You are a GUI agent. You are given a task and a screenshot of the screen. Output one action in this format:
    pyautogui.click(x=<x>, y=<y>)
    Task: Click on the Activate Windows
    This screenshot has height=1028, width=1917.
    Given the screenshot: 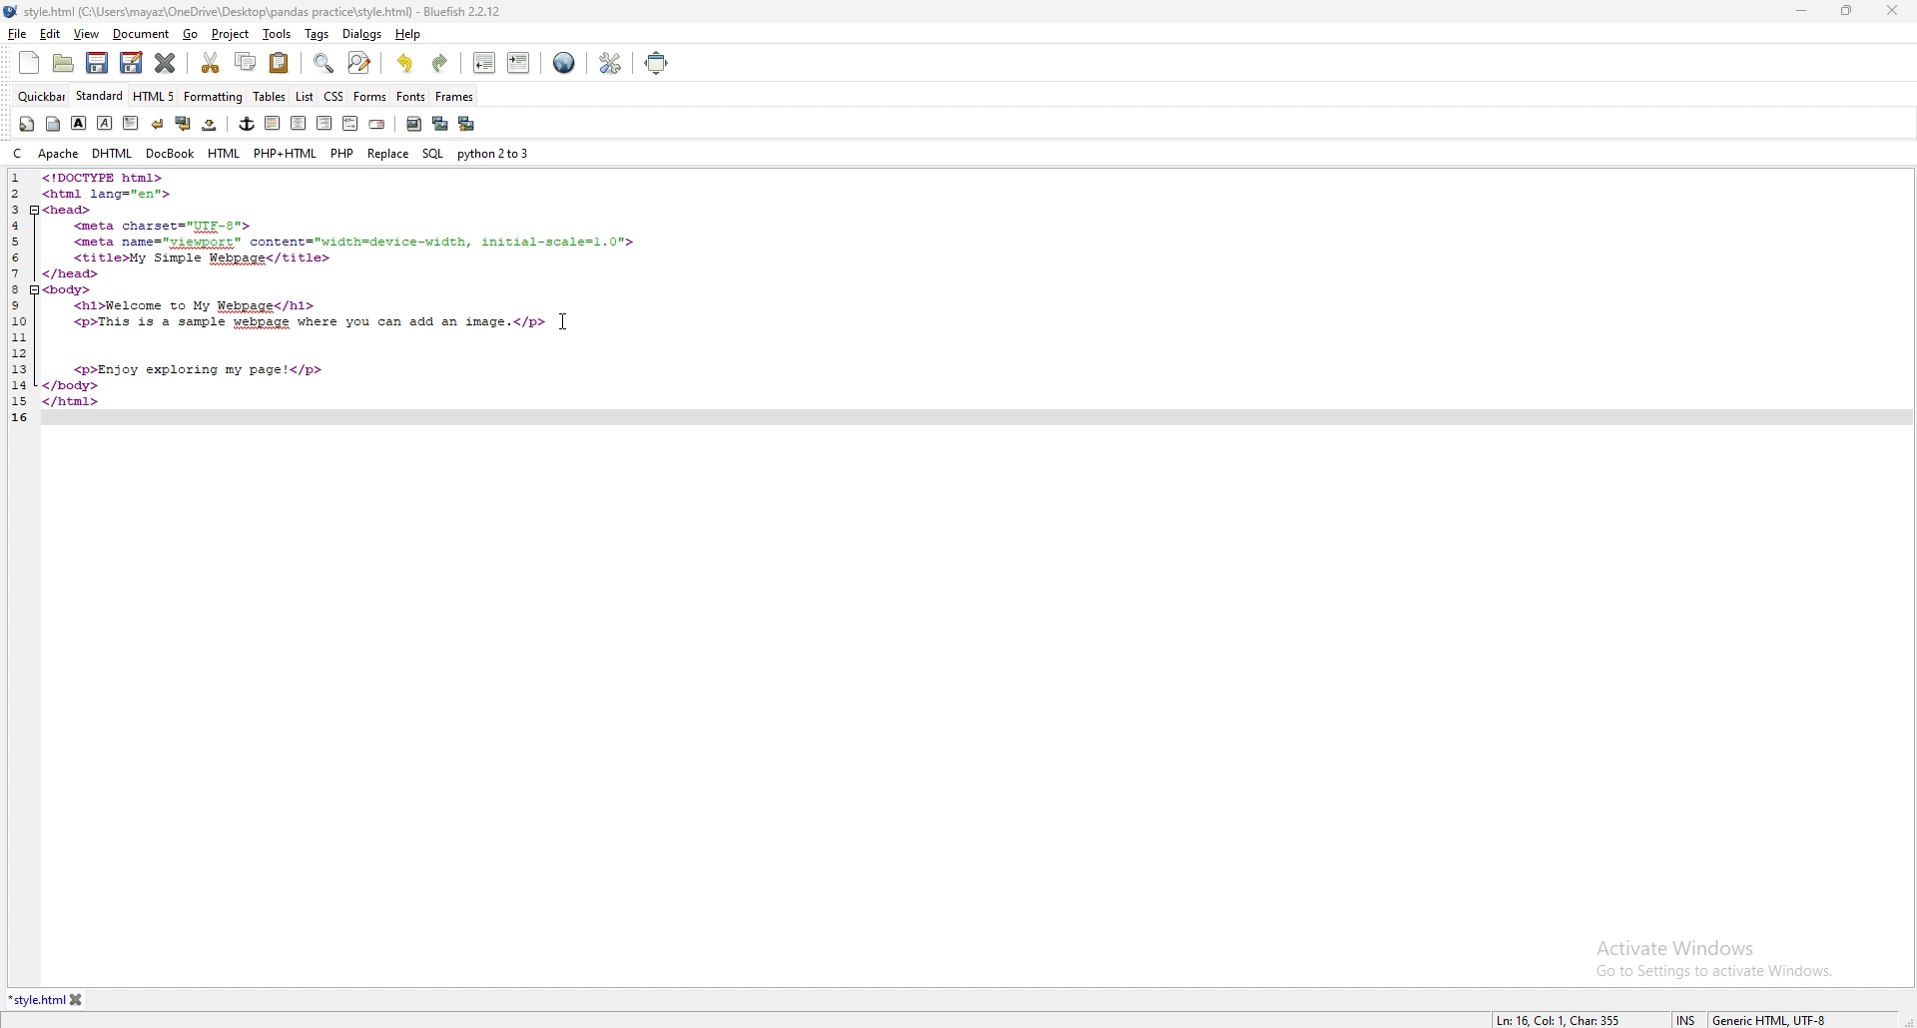 What is the action you would take?
    pyautogui.click(x=1676, y=948)
    